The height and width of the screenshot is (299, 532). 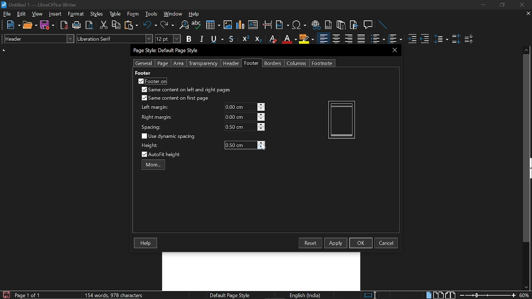 I want to click on Insert table, so click(x=212, y=25).